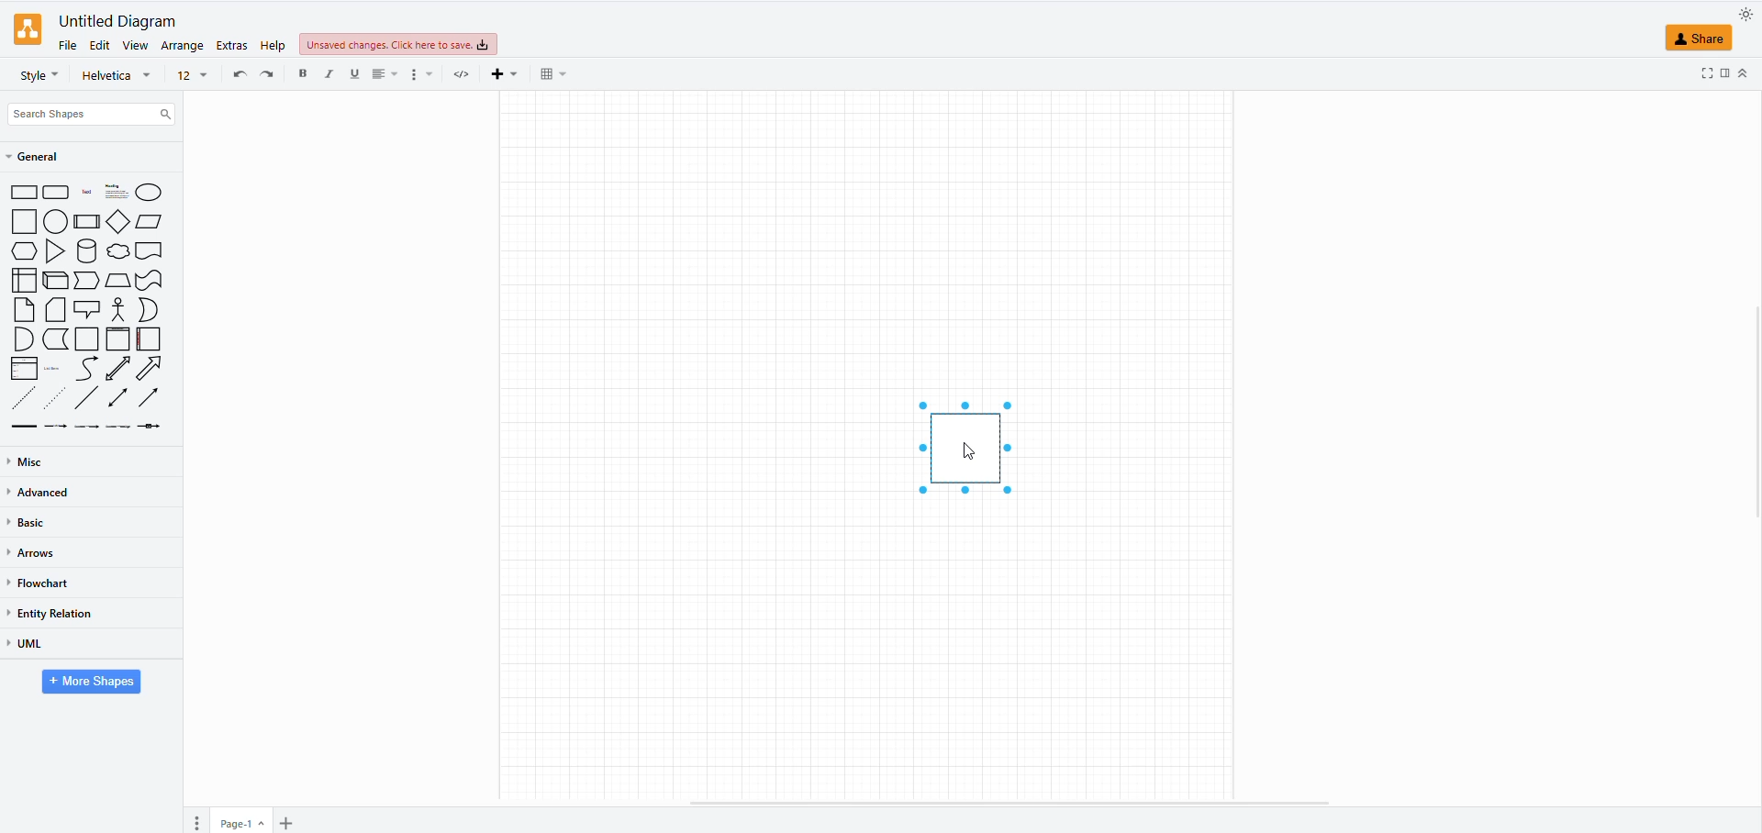  What do you see at coordinates (26, 644) in the screenshot?
I see `uml` at bounding box center [26, 644].